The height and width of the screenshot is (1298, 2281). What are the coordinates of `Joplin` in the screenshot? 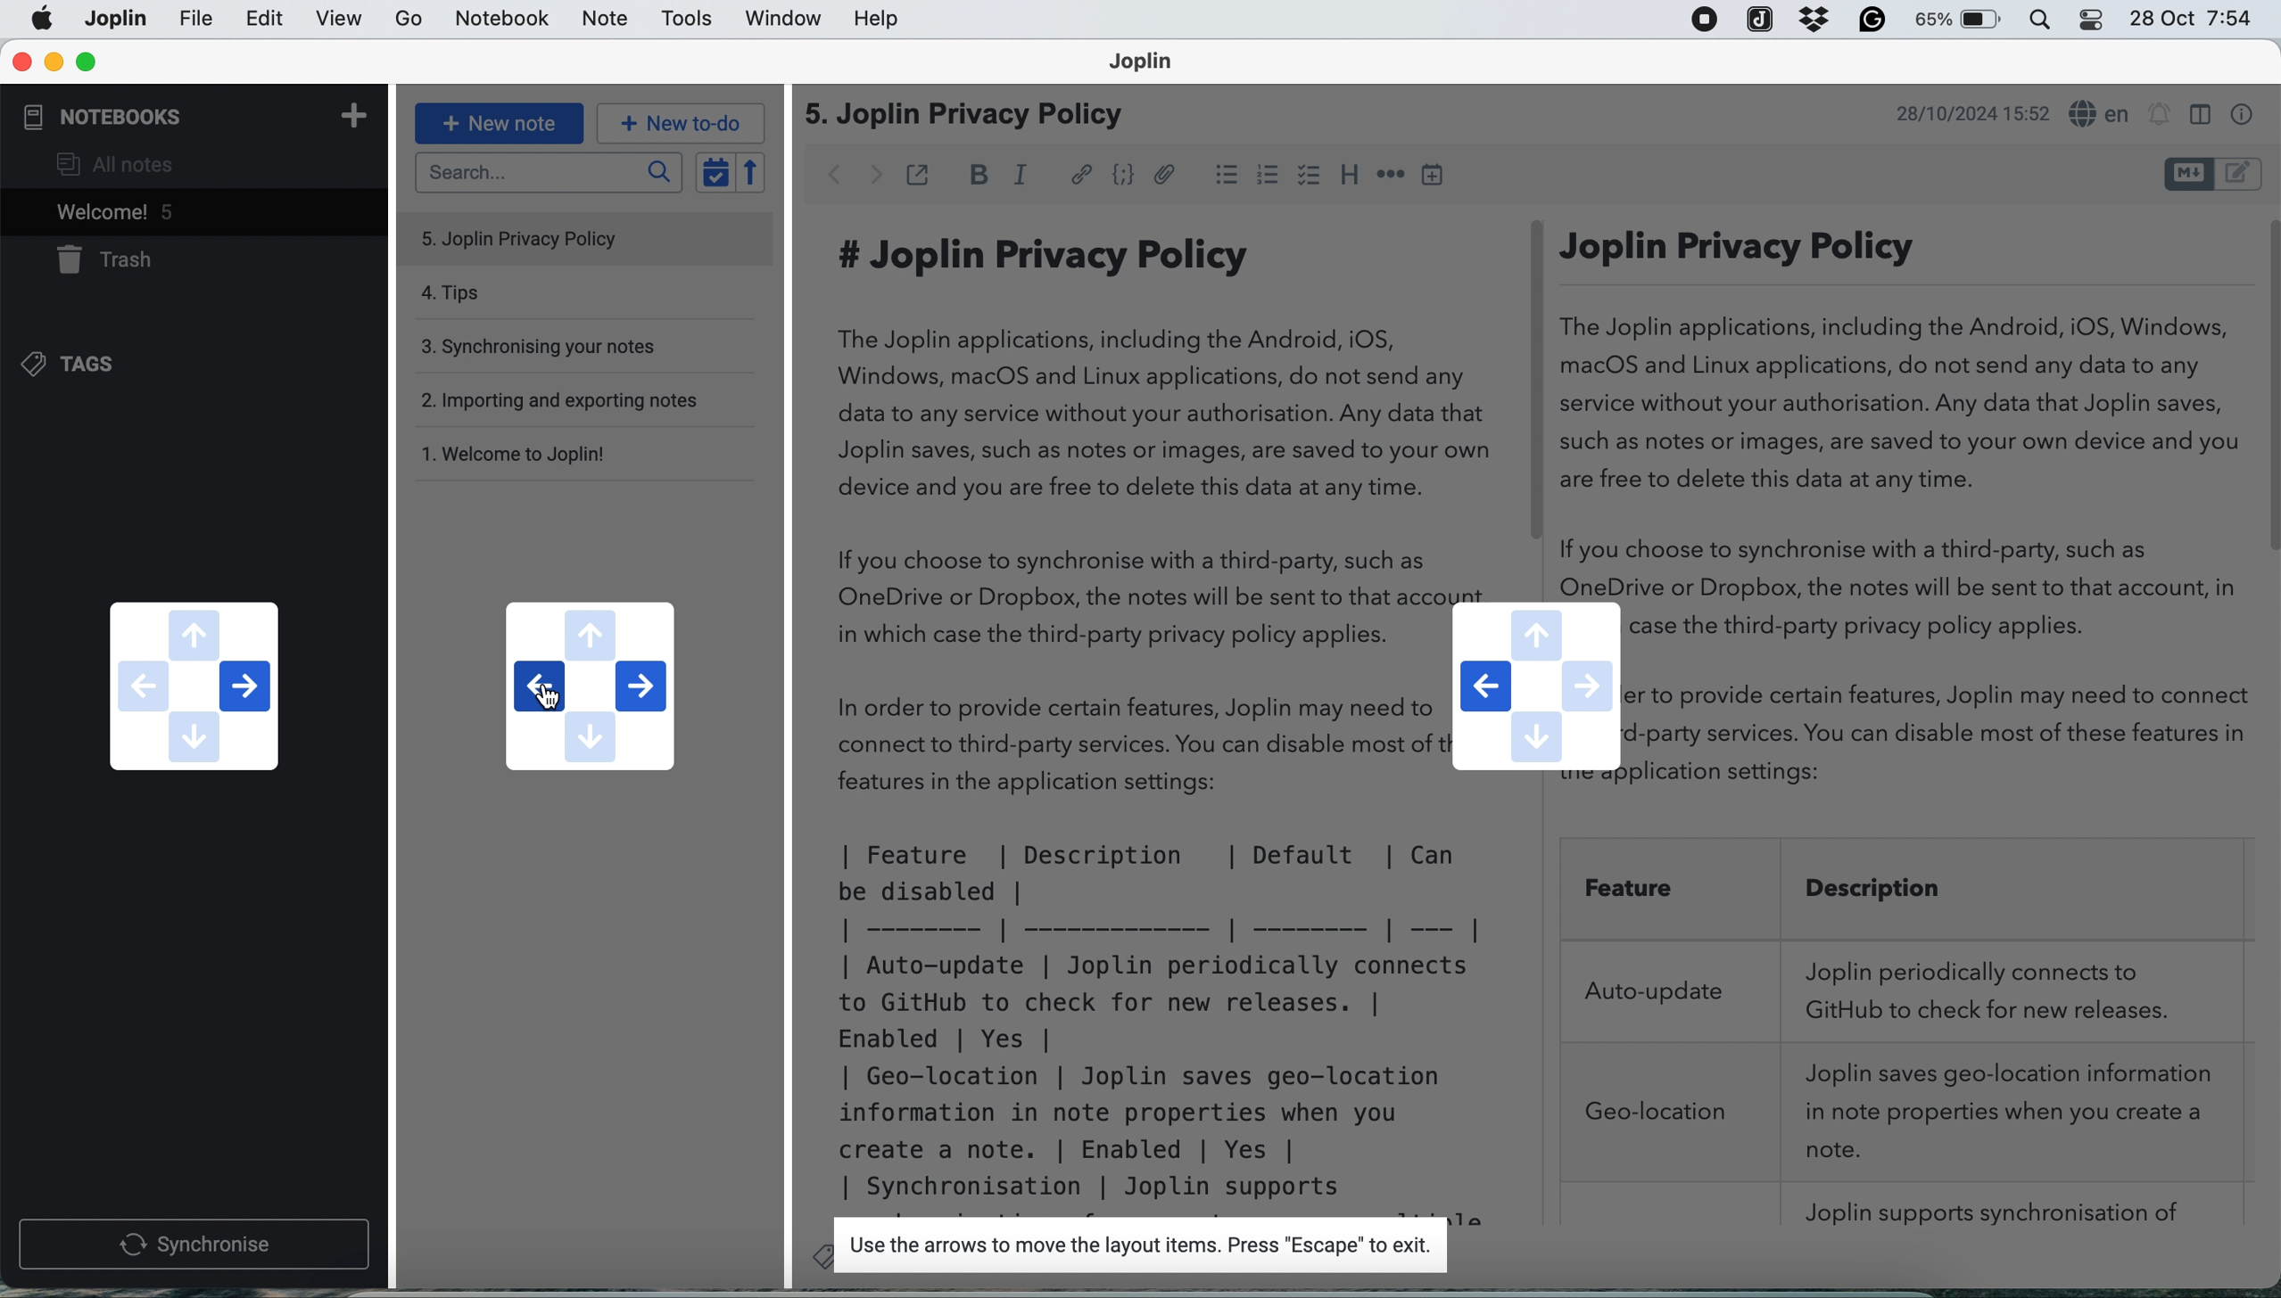 It's located at (1152, 64).